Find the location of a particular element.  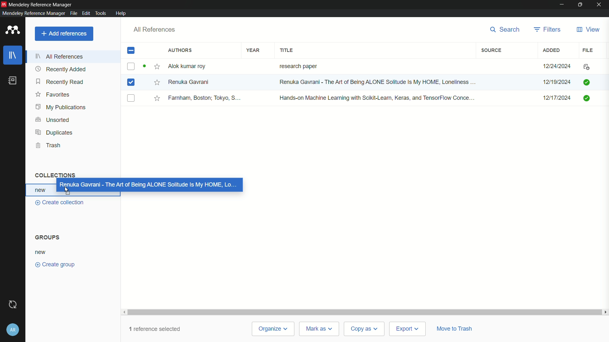

year is located at coordinates (253, 51).